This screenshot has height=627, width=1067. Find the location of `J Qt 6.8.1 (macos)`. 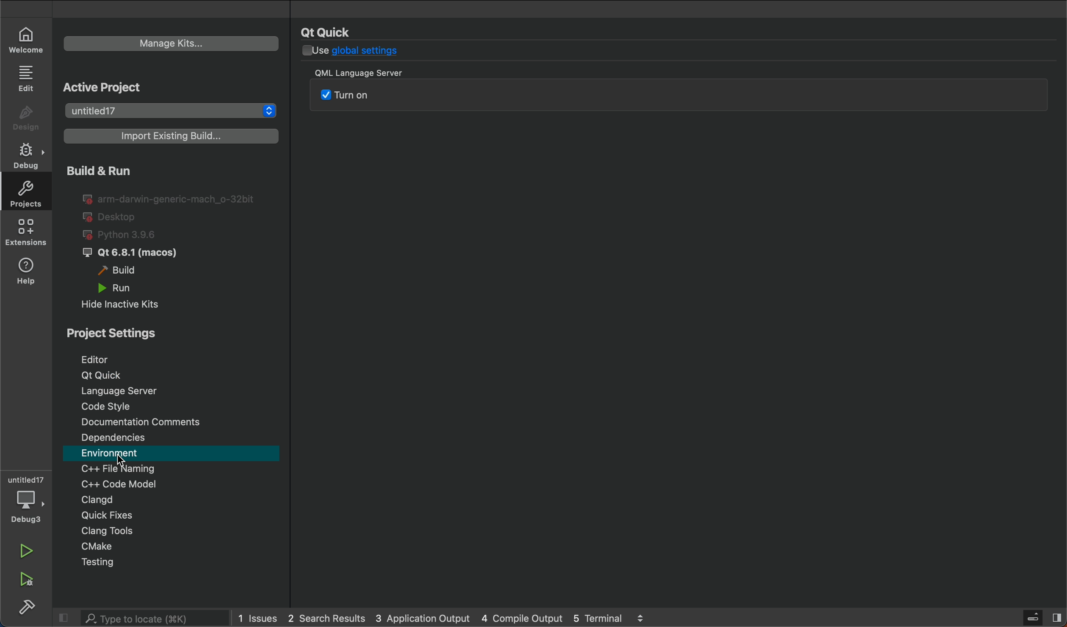

J Qt 6.8.1 (macos) is located at coordinates (138, 253).